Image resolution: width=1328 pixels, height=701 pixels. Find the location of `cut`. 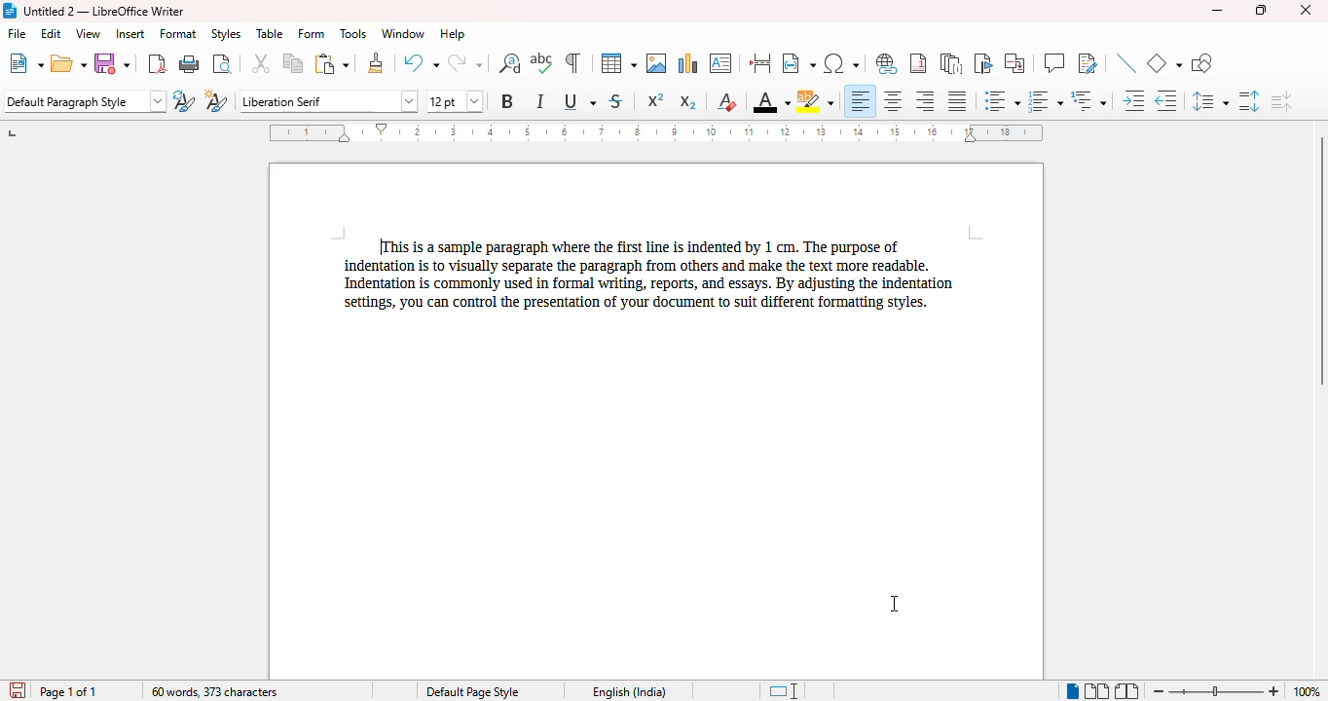

cut is located at coordinates (262, 63).